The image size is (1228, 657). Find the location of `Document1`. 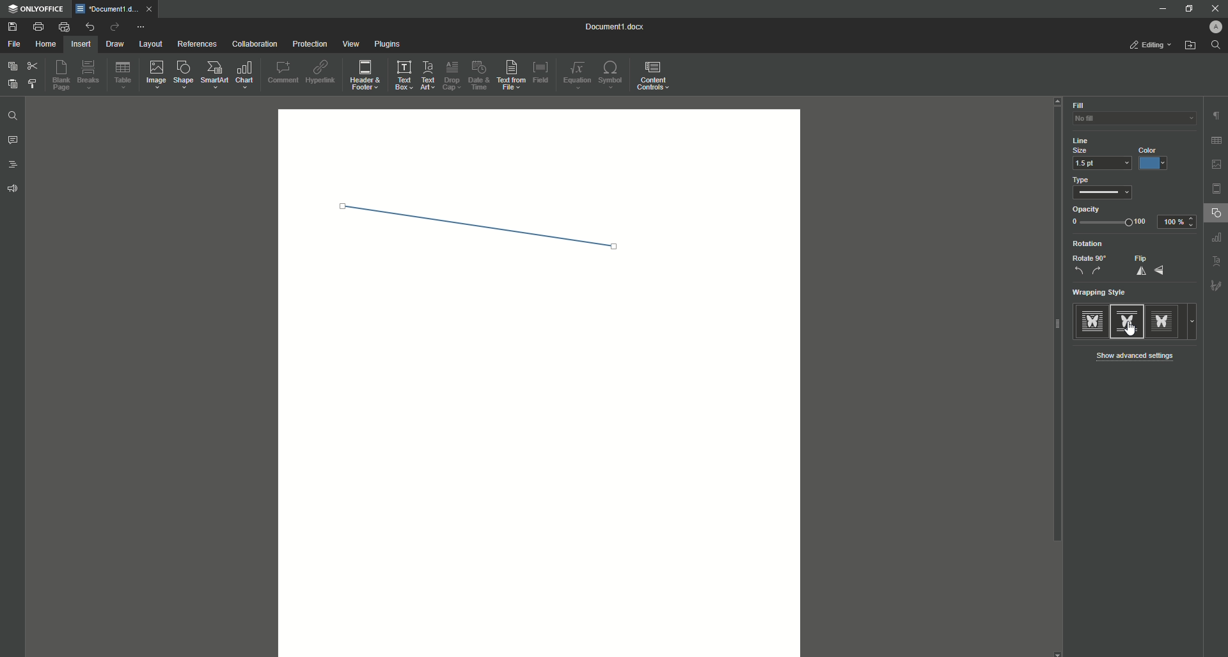

Document1 is located at coordinates (608, 26).